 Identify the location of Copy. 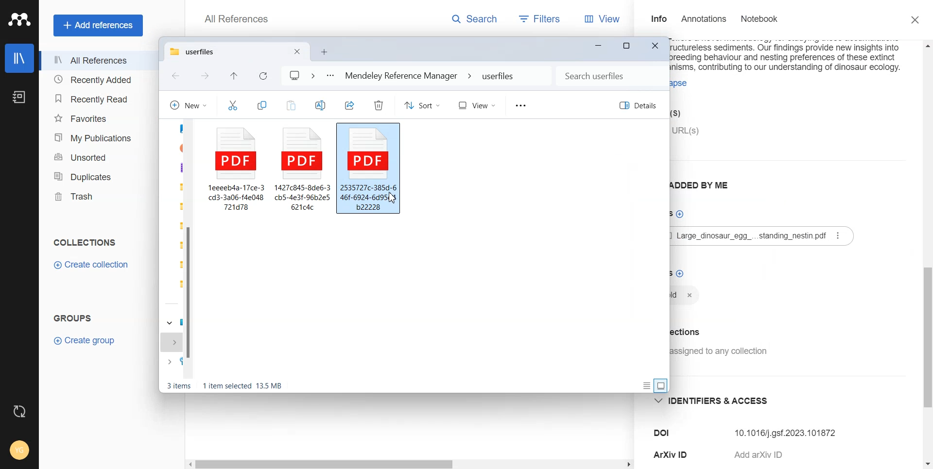
(262, 104).